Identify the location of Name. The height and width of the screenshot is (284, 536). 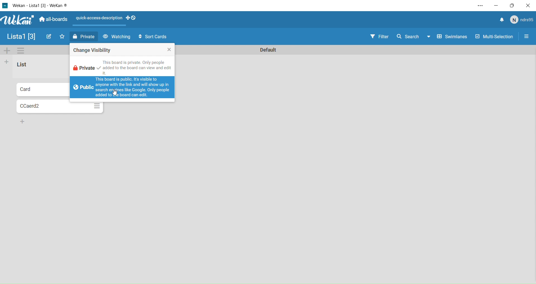
(21, 36).